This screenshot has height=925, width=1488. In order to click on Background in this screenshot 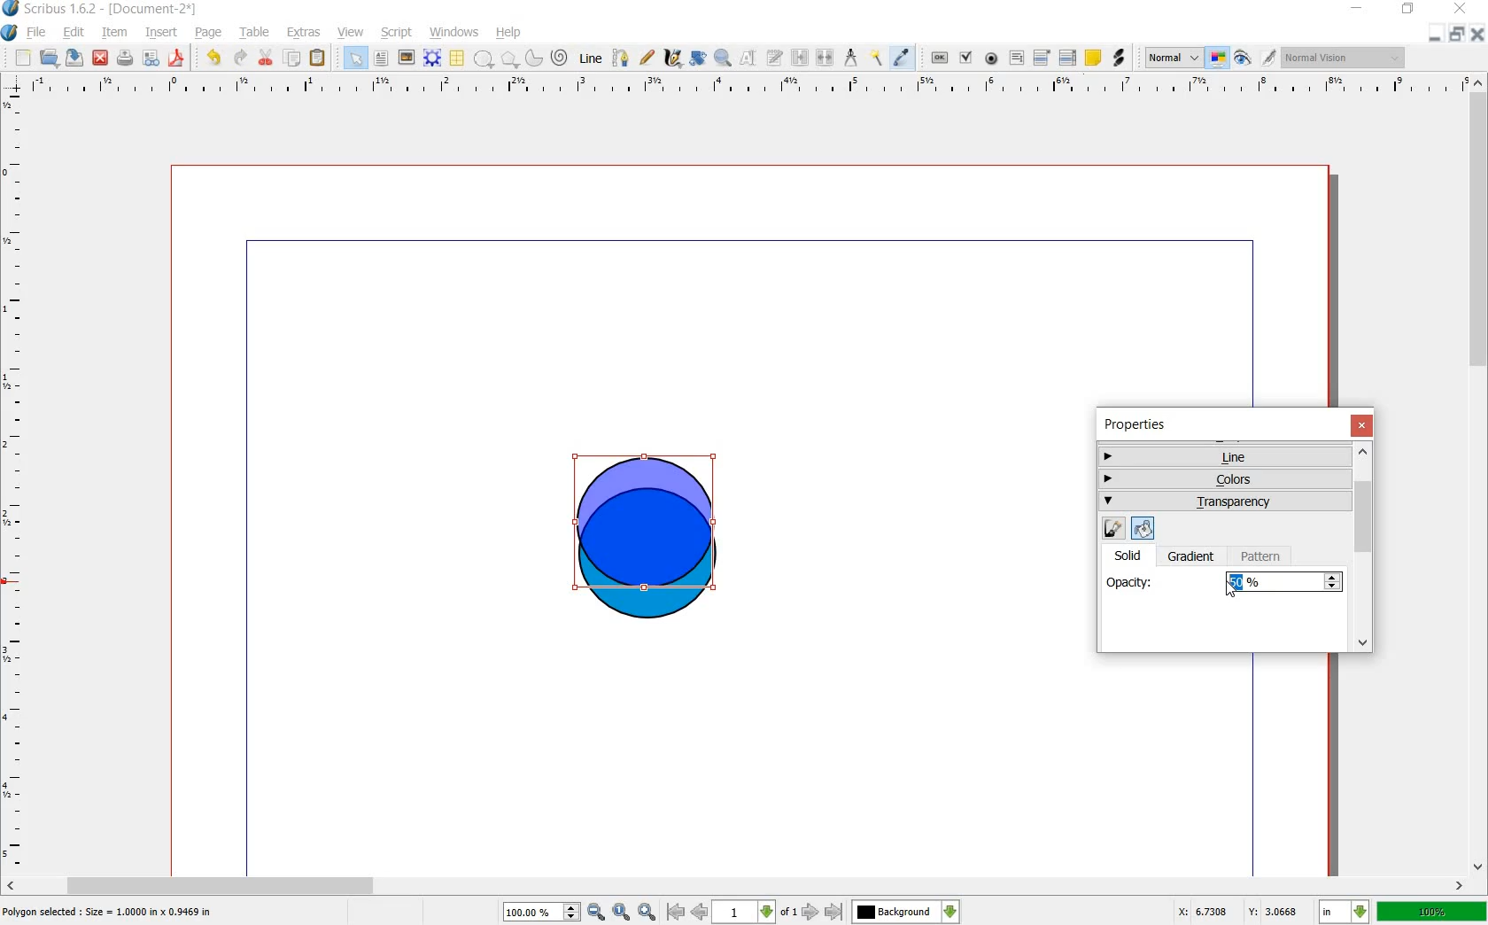, I will do `click(906, 912)`.